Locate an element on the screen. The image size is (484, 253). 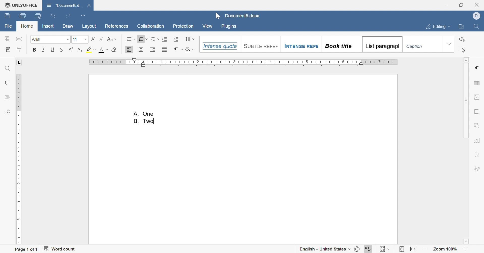
increase indent is located at coordinates (176, 39).